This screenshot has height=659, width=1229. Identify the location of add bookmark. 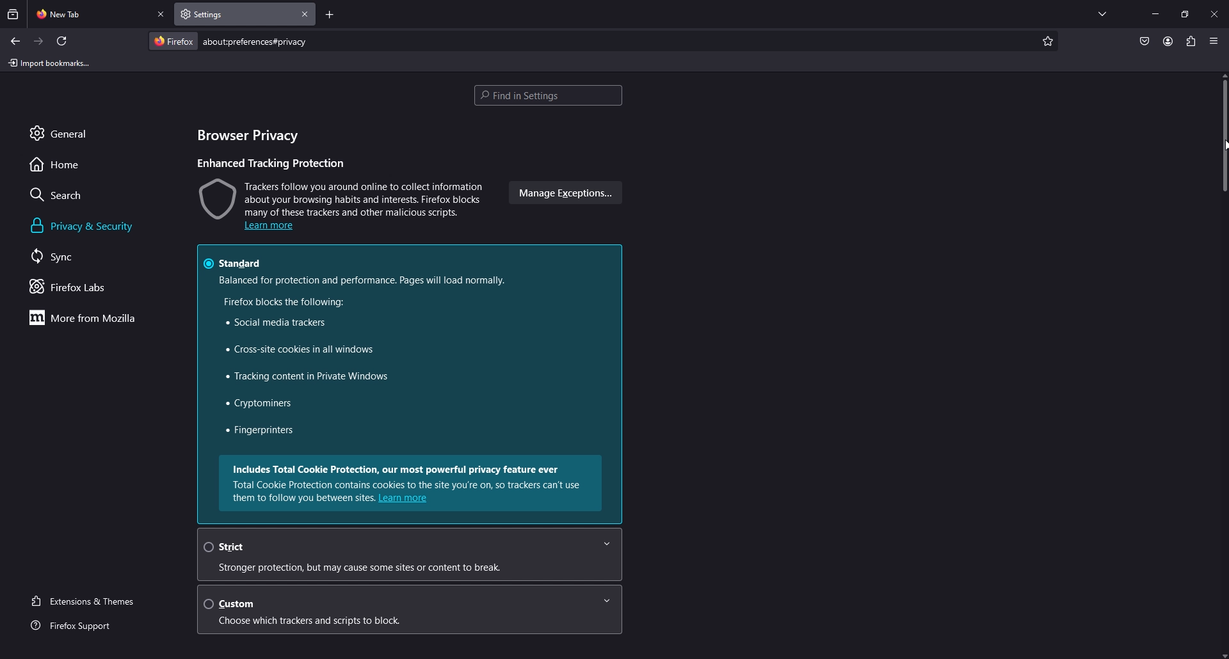
(1046, 42).